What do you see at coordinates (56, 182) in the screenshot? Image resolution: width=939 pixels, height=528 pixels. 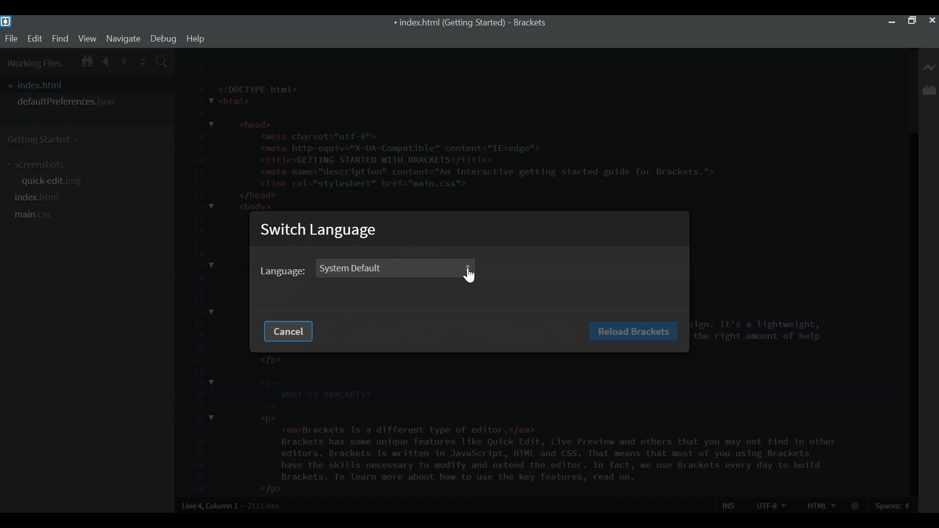 I see `quick-edit.png` at bounding box center [56, 182].